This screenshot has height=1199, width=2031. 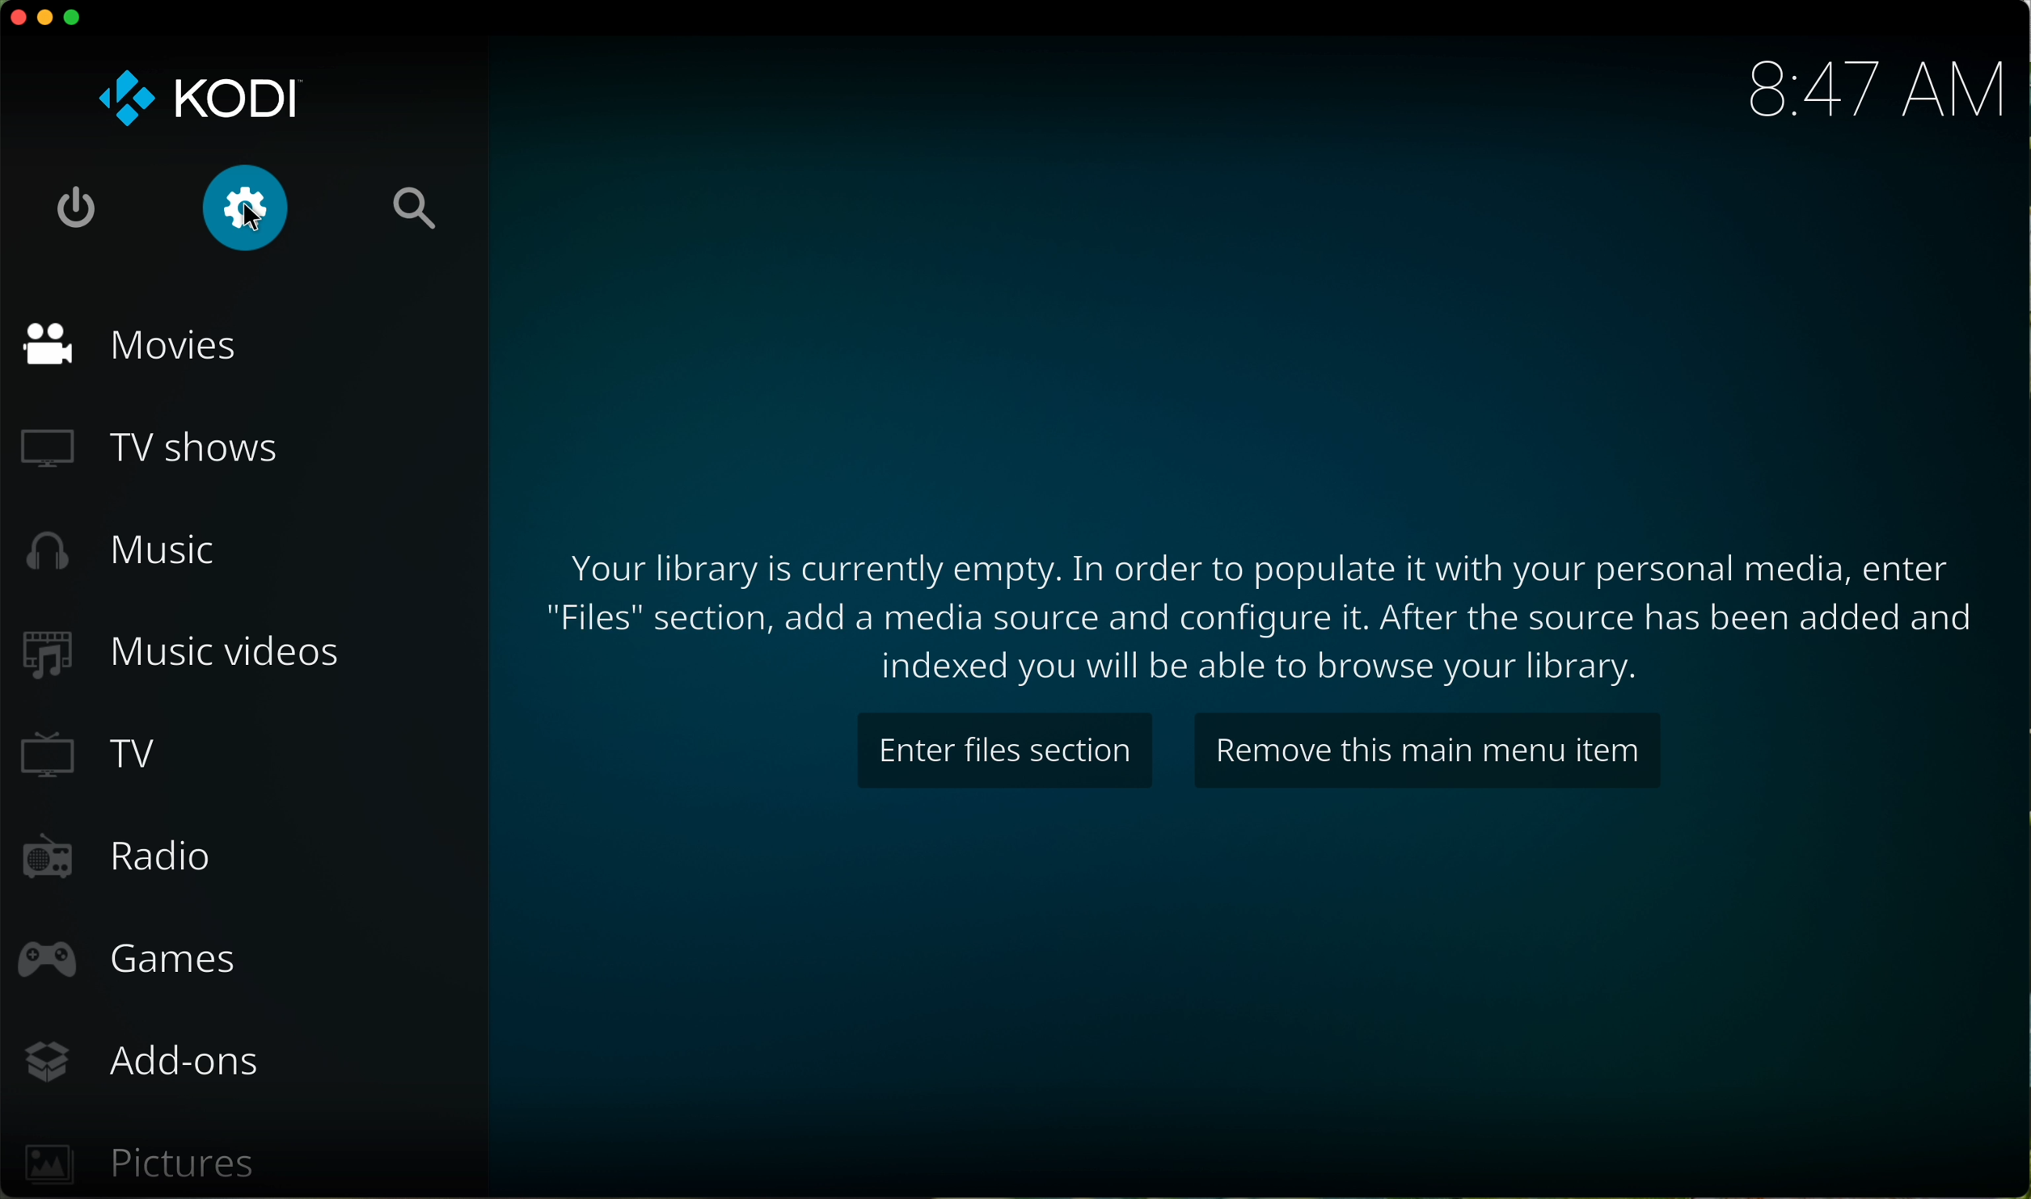 What do you see at coordinates (15, 19) in the screenshot?
I see `close program` at bounding box center [15, 19].